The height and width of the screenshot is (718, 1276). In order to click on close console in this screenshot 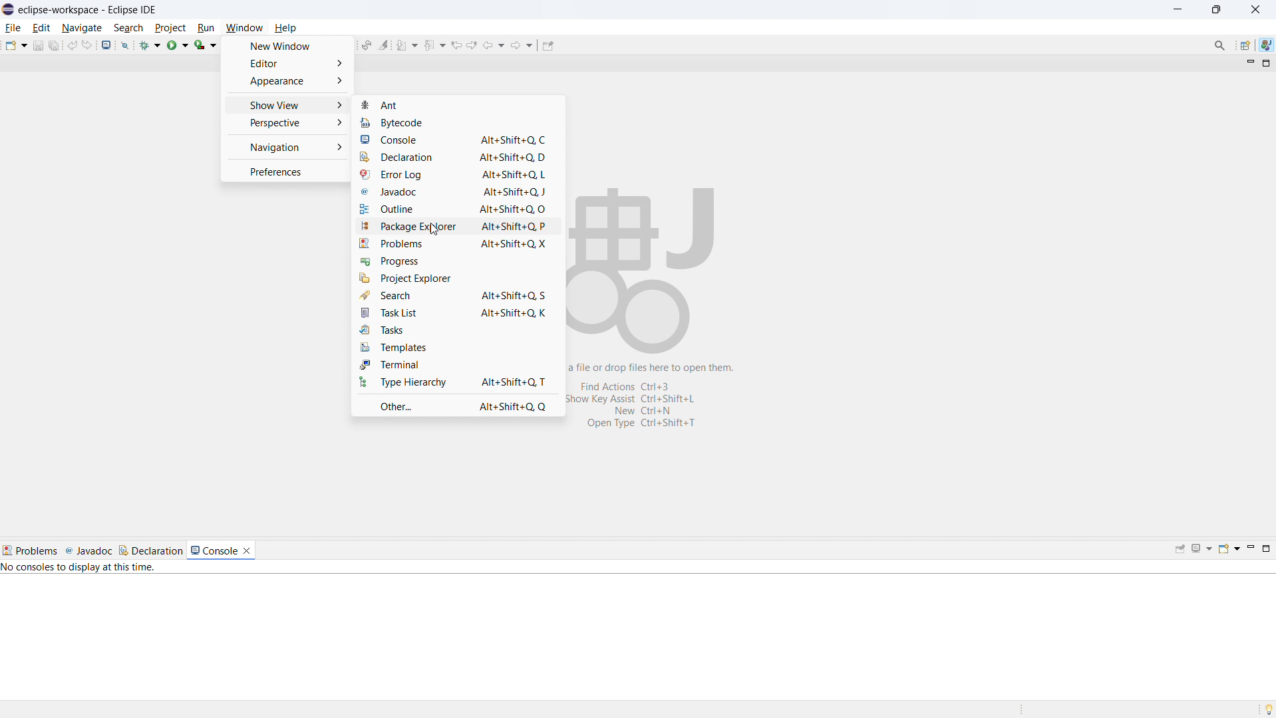, I will do `click(246, 551)`.